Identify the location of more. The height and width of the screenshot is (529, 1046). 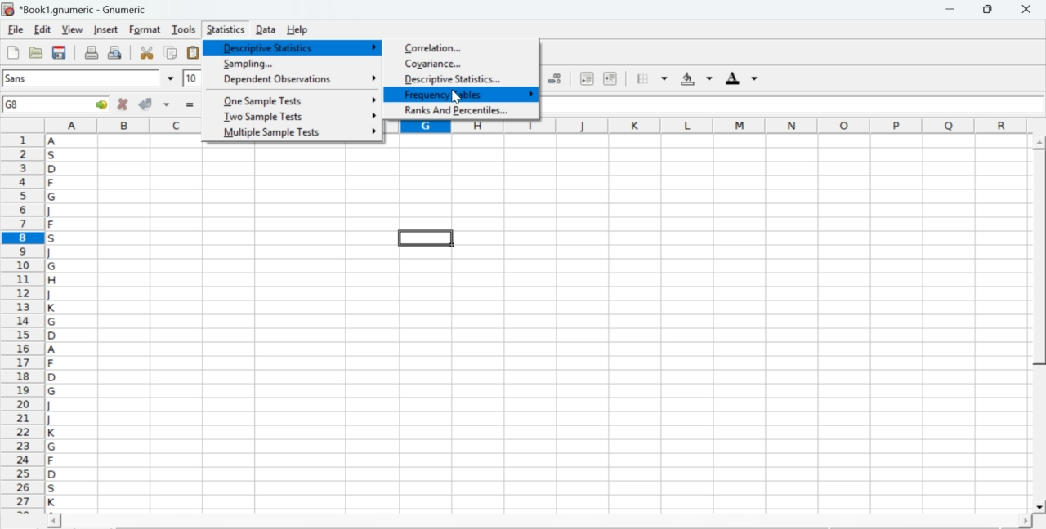
(372, 99).